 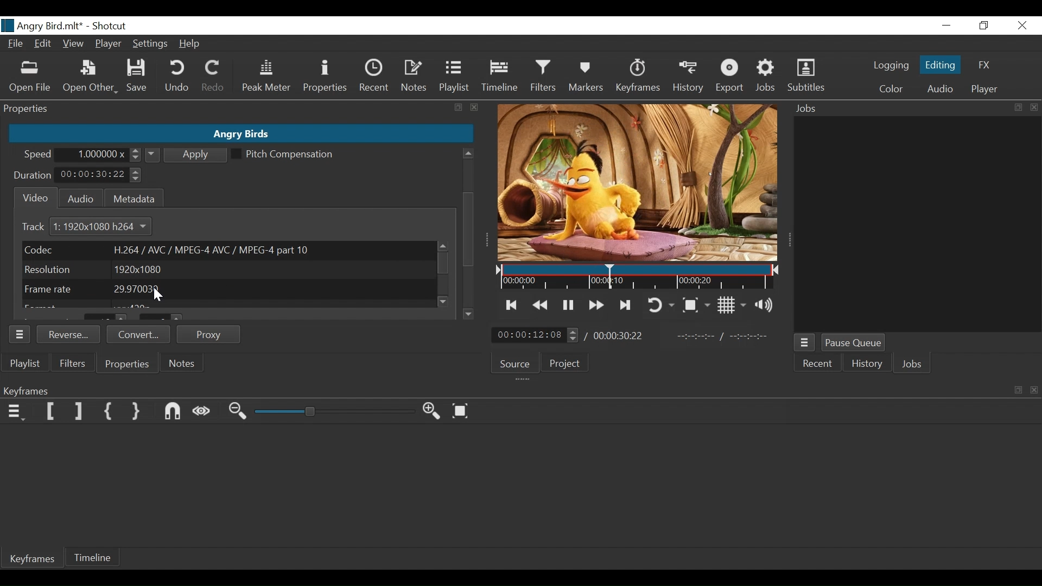 What do you see at coordinates (639, 79) in the screenshot?
I see `Keyframe` at bounding box center [639, 79].